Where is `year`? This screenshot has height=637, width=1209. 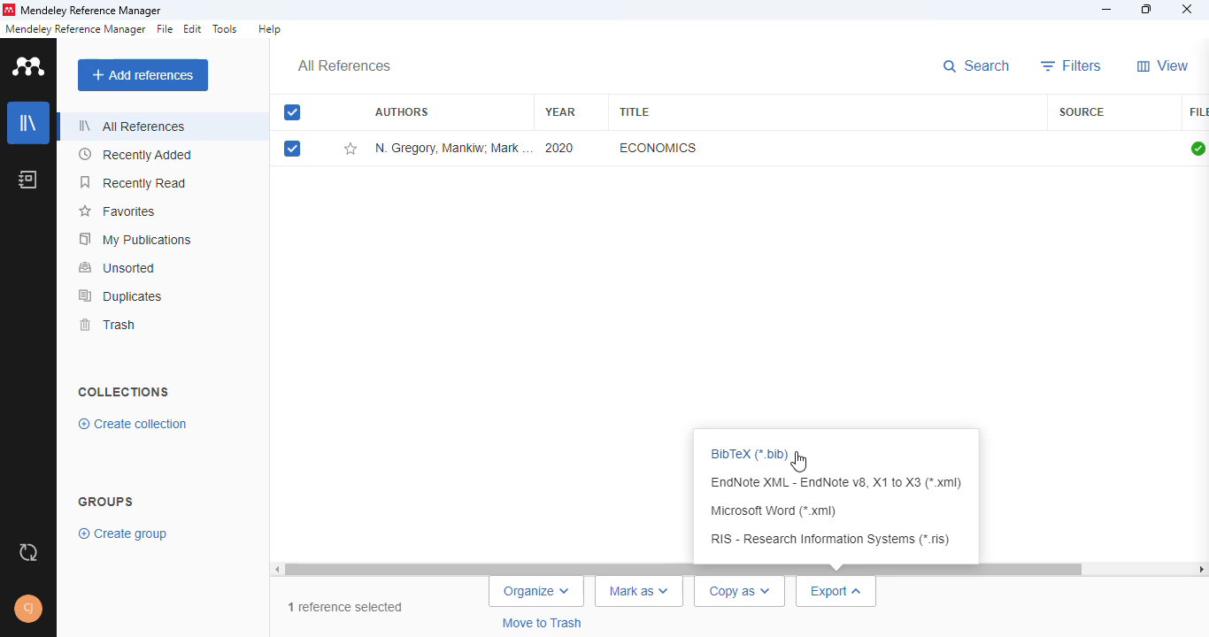
year is located at coordinates (560, 112).